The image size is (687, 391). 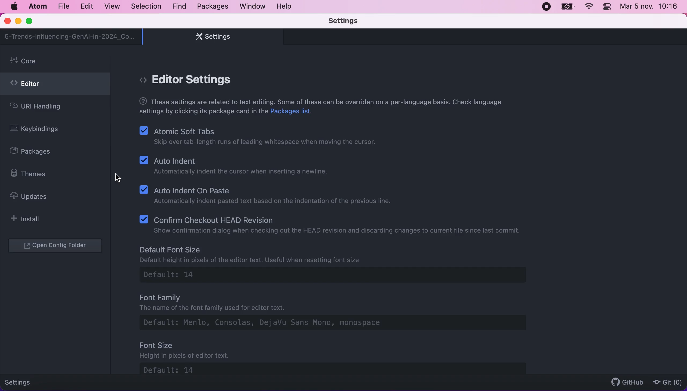 I want to click on URI handling, so click(x=45, y=108).